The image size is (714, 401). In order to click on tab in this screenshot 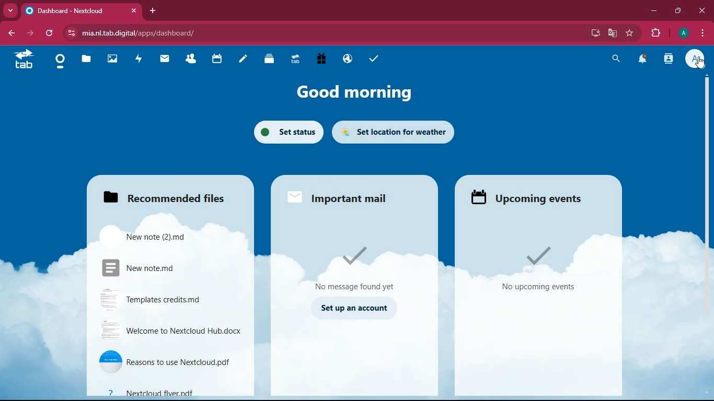, I will do `click(294, 58)`.